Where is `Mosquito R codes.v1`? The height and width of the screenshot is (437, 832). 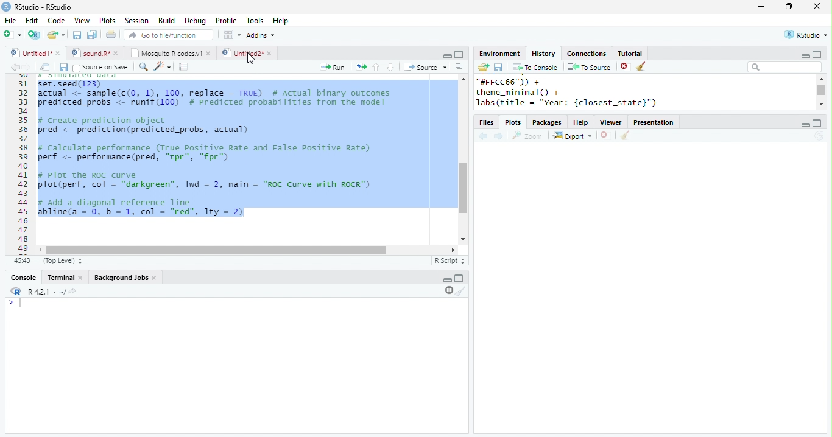
Mosquito R codes.v1 is located at coordinates (166, 53).